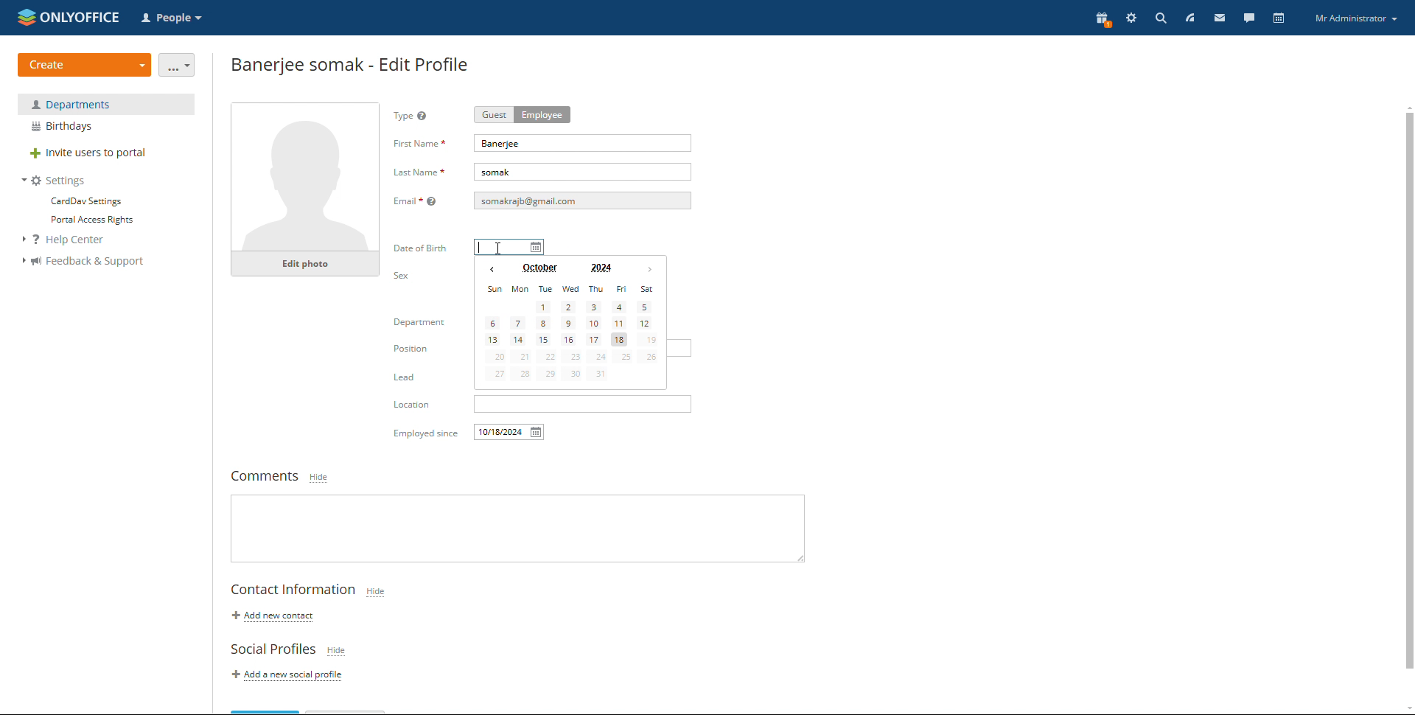 This screenshot has width=1415, height=715. Describe the element at coordinates (261, 477) in the screenshot. I see `comments` at that location.